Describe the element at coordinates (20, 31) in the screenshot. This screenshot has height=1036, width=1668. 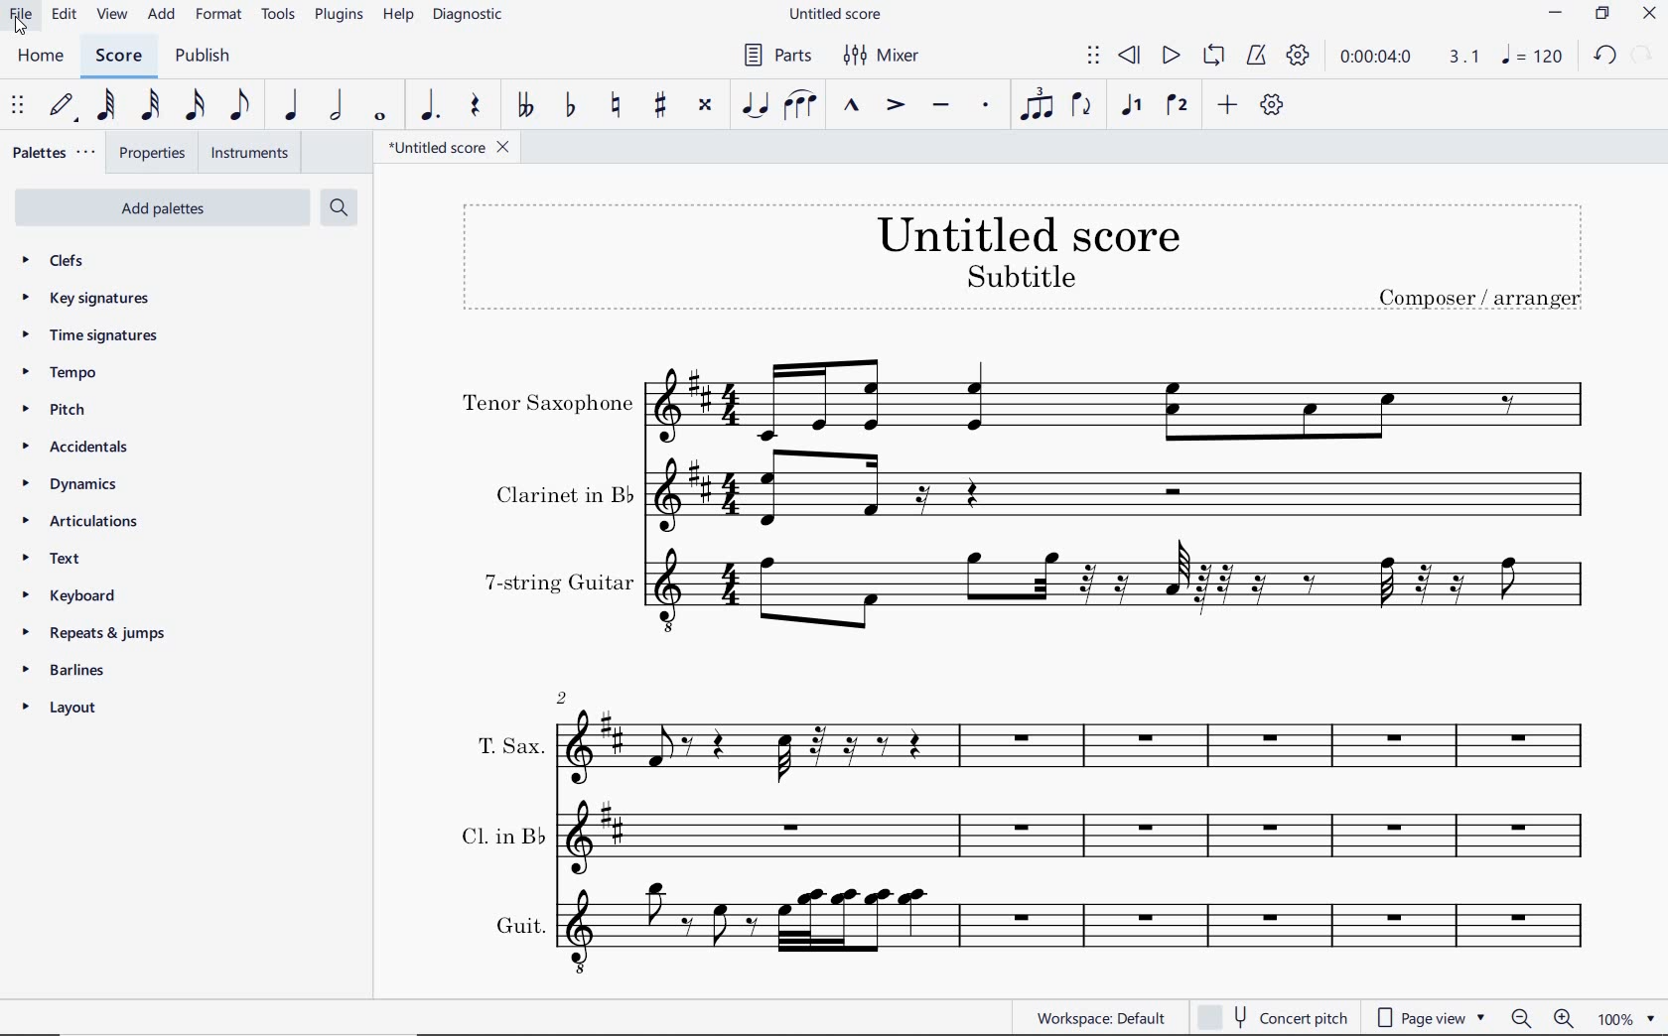
I see `cursor` at that location.